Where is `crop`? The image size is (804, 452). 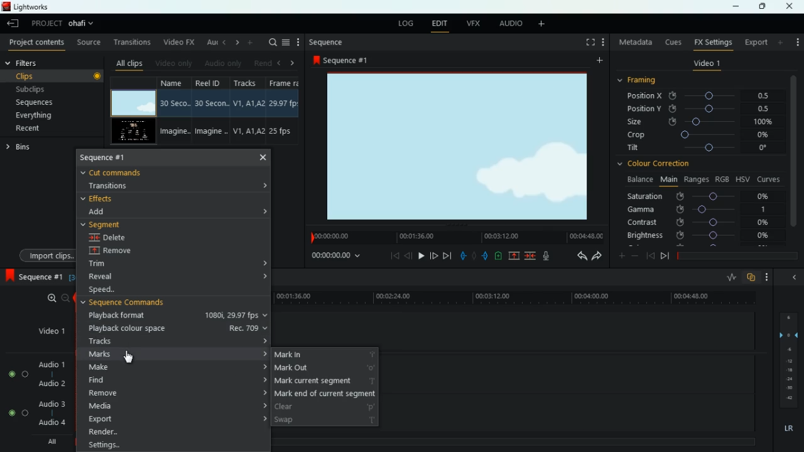 crop is located at coordinates (697, 135).